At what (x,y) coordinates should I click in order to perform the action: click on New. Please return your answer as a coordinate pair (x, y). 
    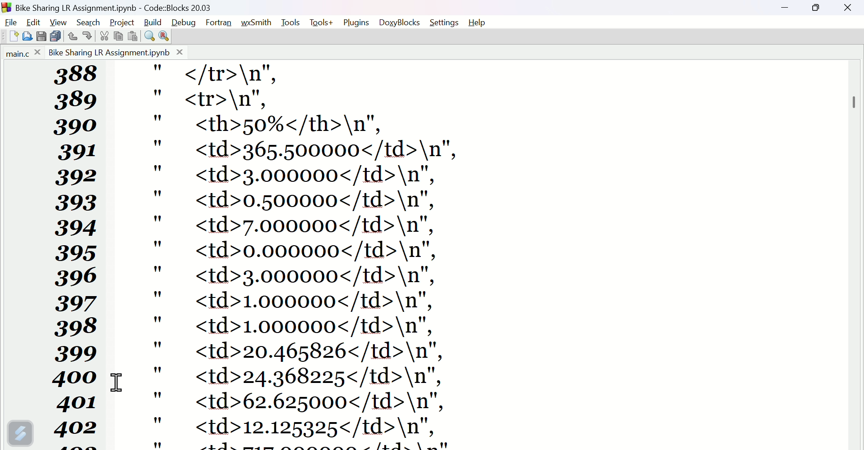
    Looking at the image, I should click on (10, 37).